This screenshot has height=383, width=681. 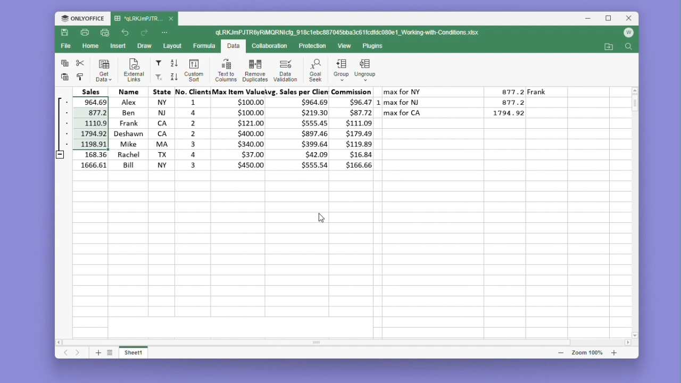 I want to click on Maximize, so click(x=611, y=19).